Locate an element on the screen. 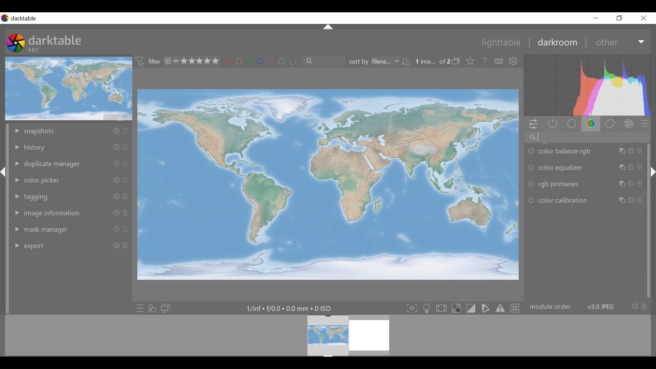 Image resolution: width=656 pixels, height=369 pixels. Other is located at coordinates (620, 41).